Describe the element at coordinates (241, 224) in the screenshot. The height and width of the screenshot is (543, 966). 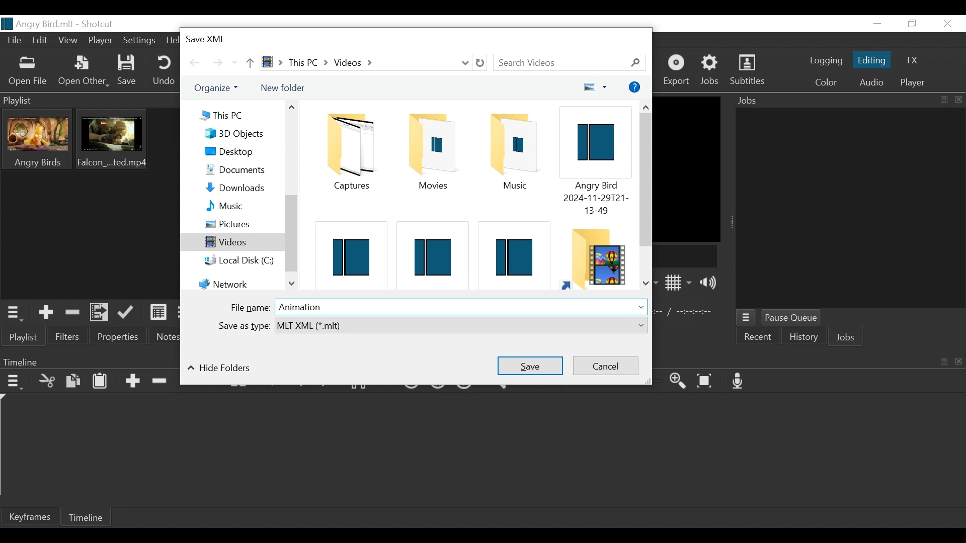
I see `Pictures` at that location.